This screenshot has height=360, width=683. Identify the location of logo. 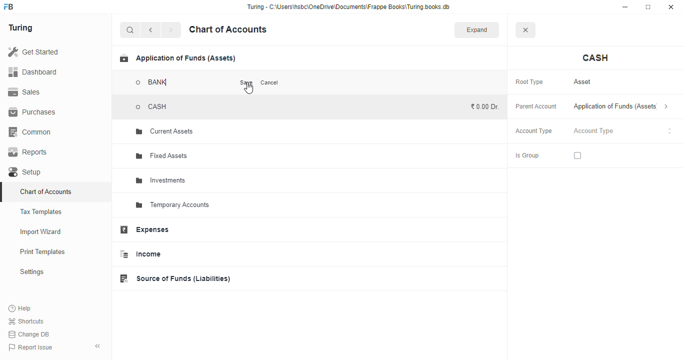
(9, 6).